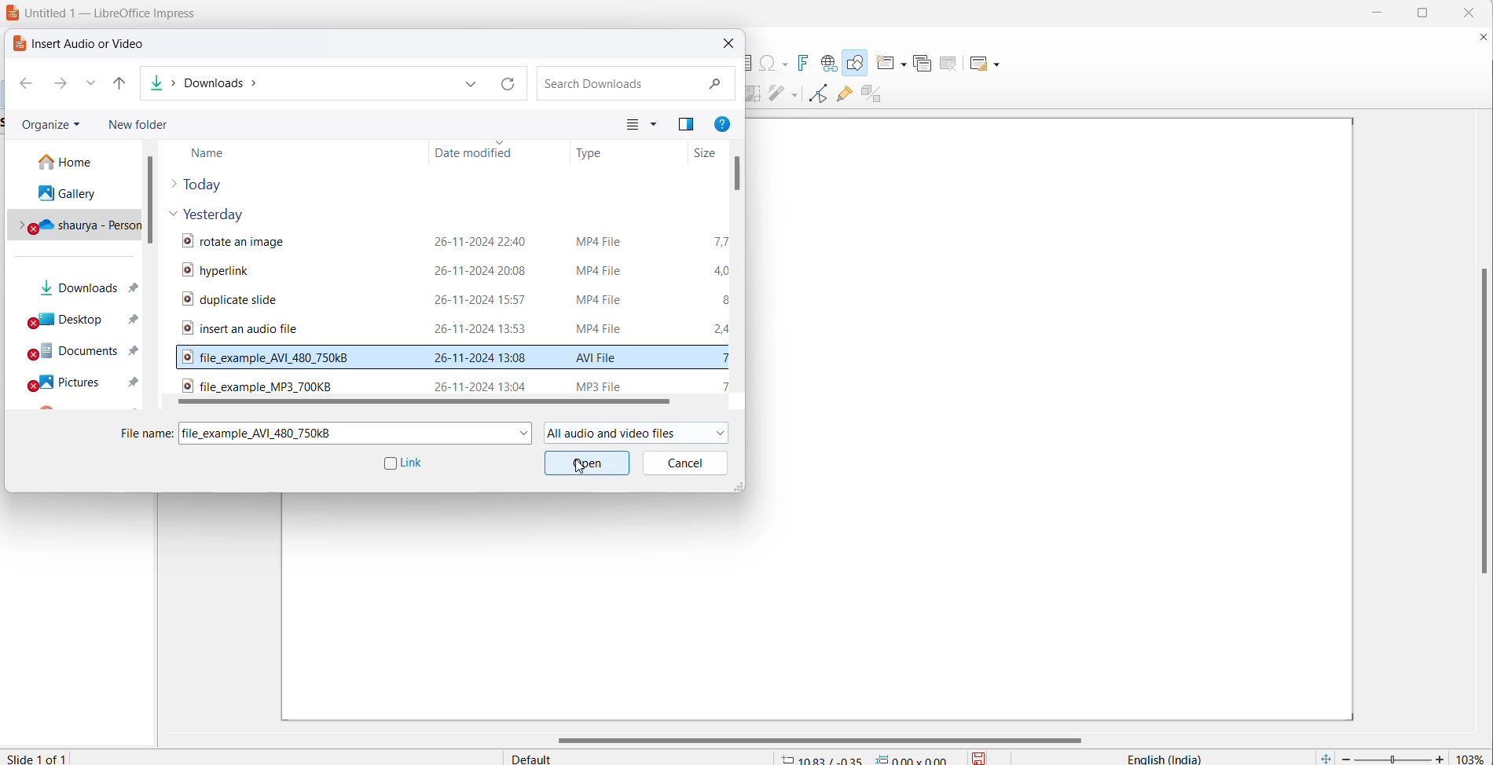 This screenshot has width=1493, height=765. Describe the element at coordinates (141, 123) in the screenshot. I see `new folder` at that location.